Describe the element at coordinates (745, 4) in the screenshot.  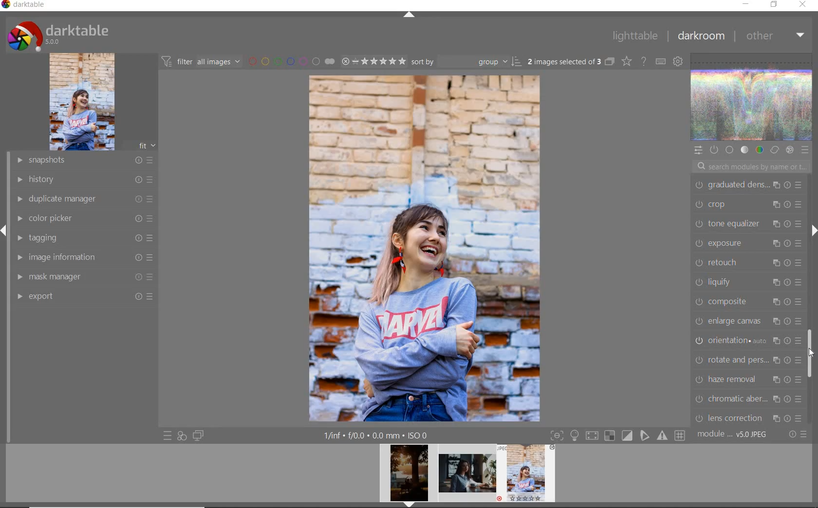
I see `MINIMIZE` at that location.